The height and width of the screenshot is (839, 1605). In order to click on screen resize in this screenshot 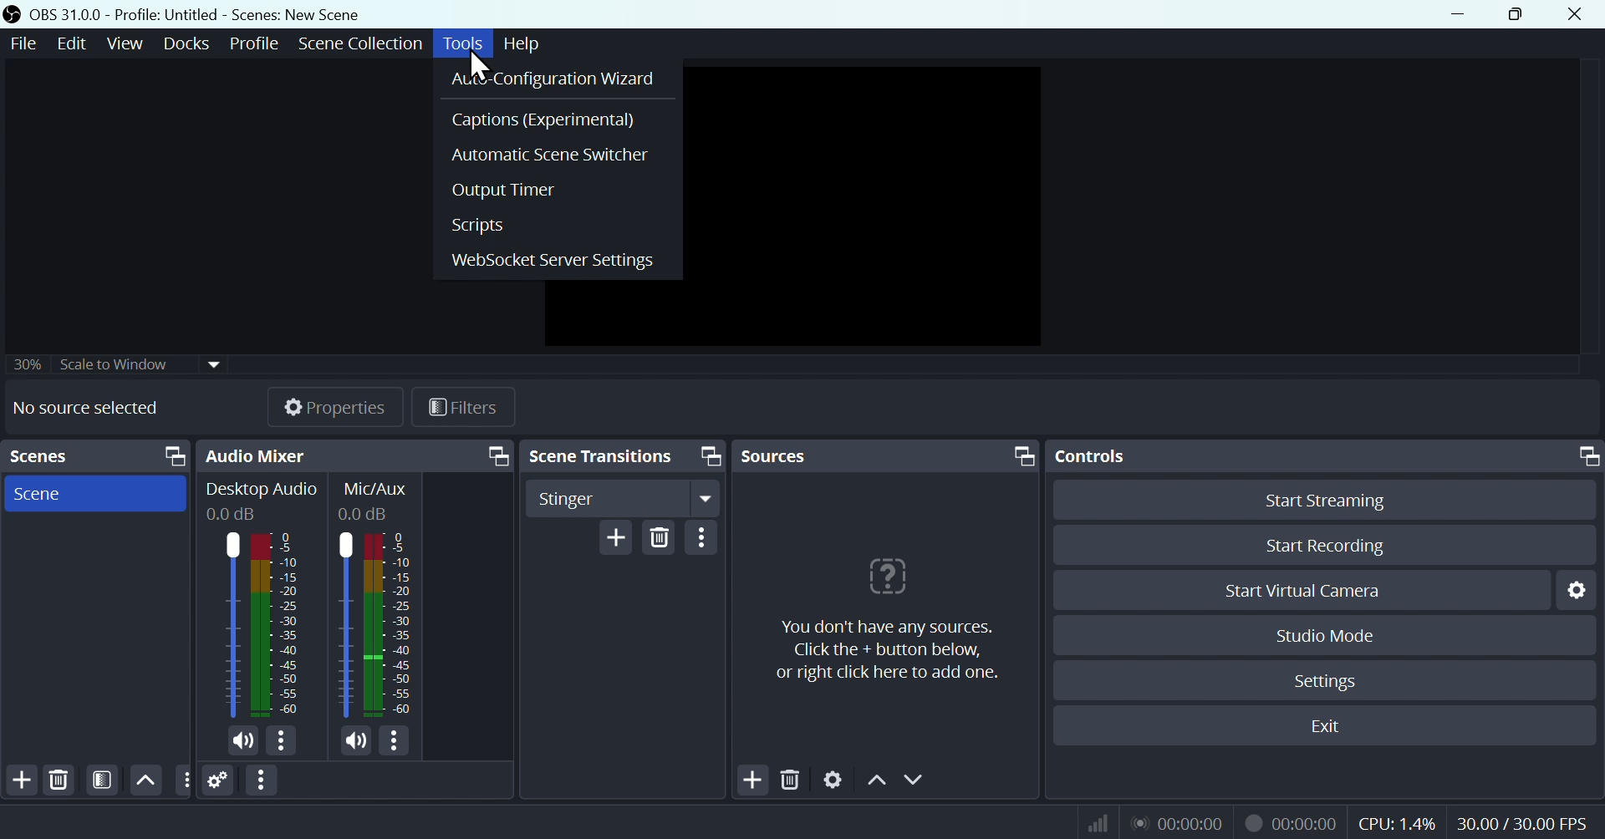, I will do `click(1584, 456)`.